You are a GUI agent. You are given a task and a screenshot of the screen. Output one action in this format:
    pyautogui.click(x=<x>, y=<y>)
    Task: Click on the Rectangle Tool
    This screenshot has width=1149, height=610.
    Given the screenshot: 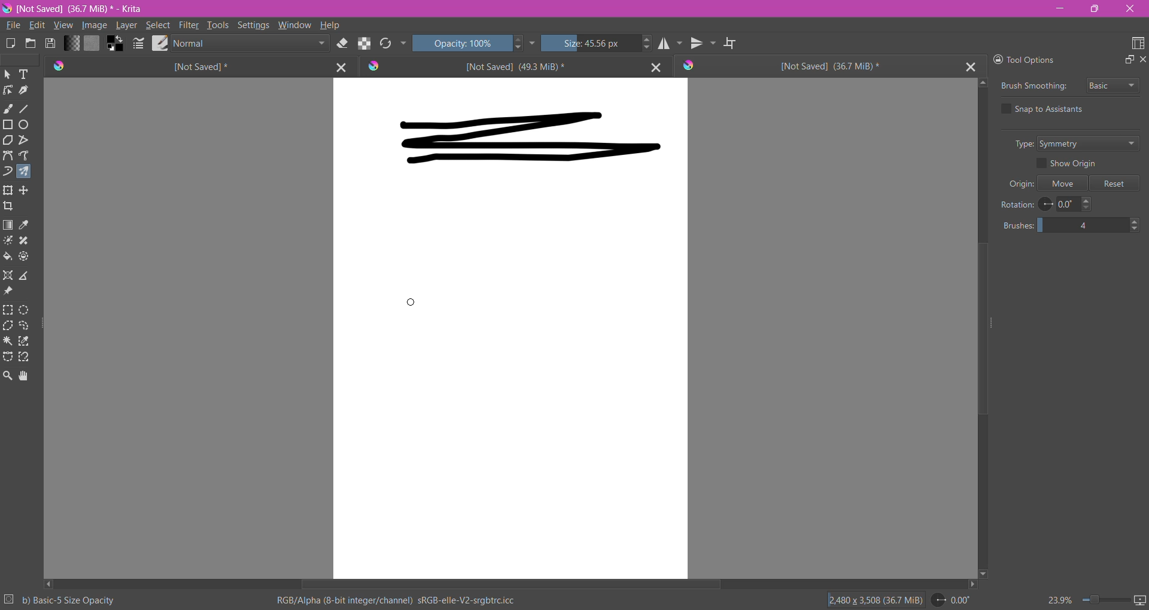 What is the action you would take?
    pyautogui.click(x=8, y=124)
    